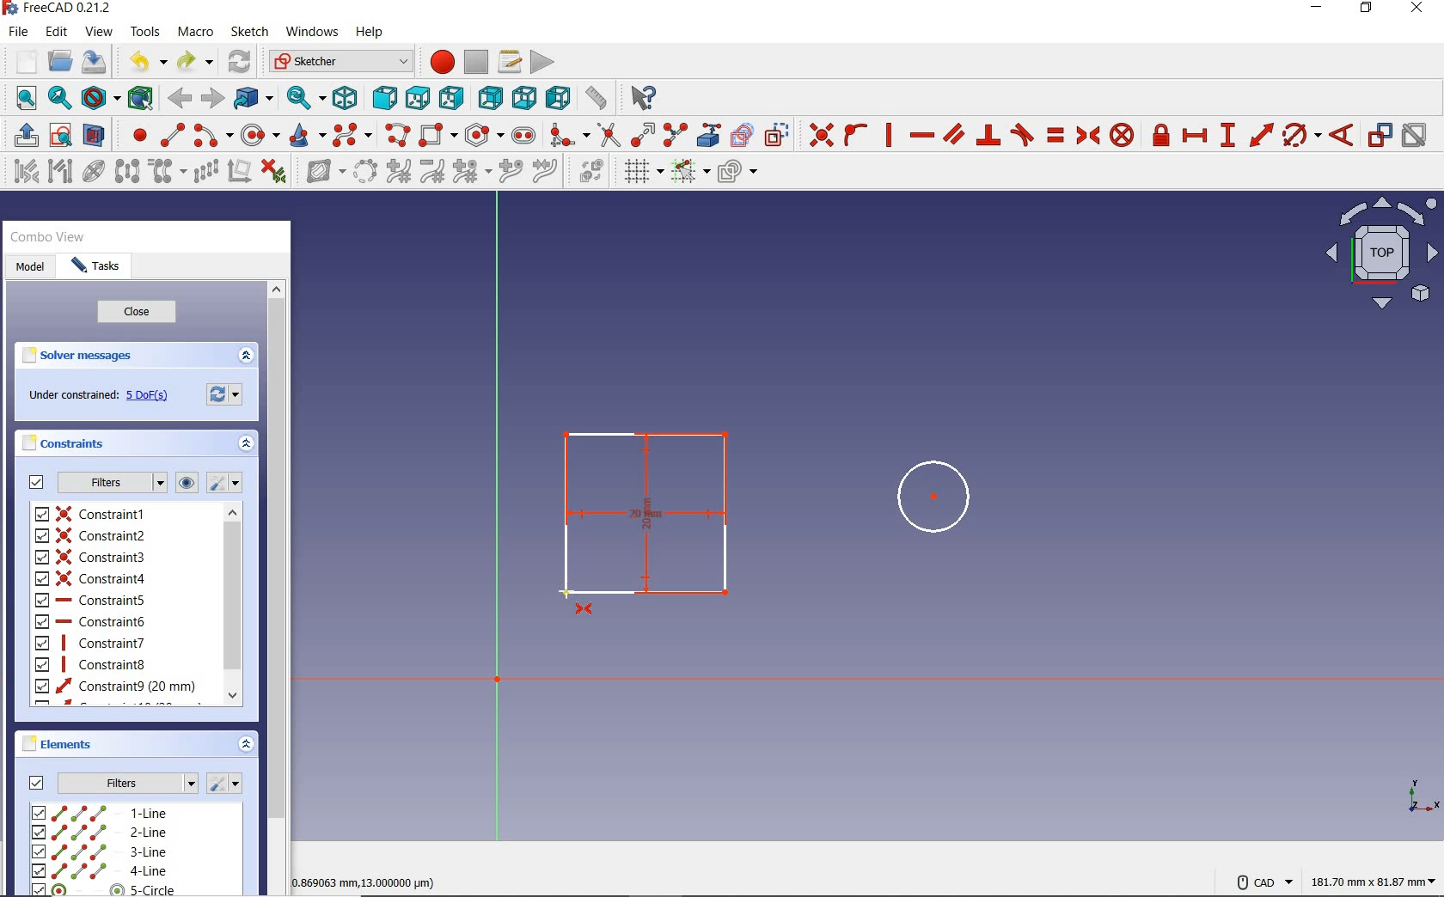  I want to click on remove axes alignment, so click(240, 170).